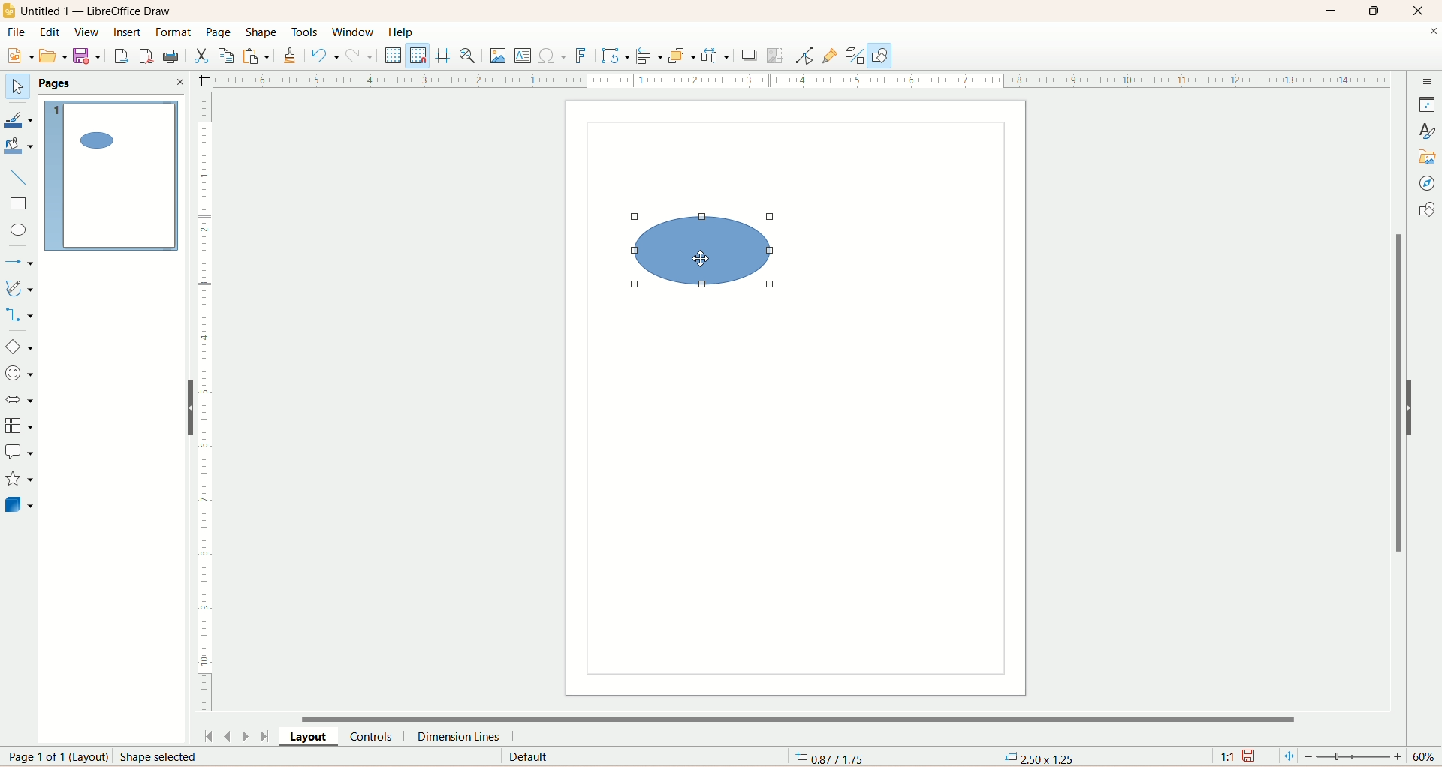 This screenshot has height=767, width=1442. I want to click on coordinates, so click(836, 758).